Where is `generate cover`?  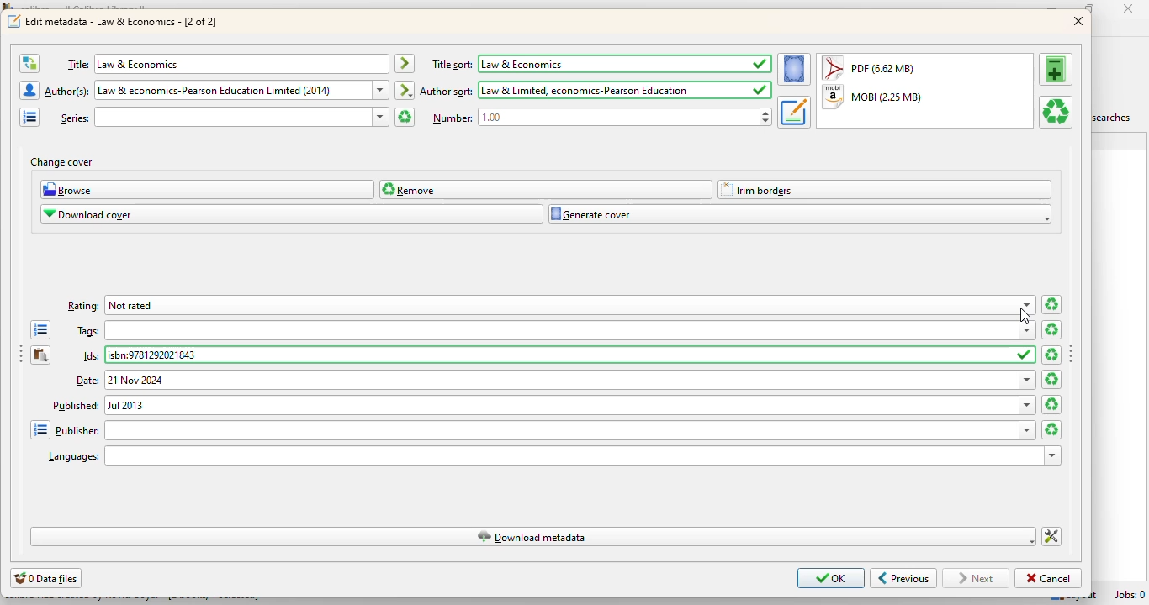
generate cover is located at coordinates (800, 214).